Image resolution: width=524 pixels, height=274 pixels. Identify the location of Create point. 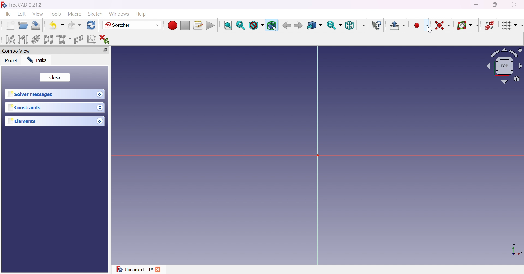
(417, 26).